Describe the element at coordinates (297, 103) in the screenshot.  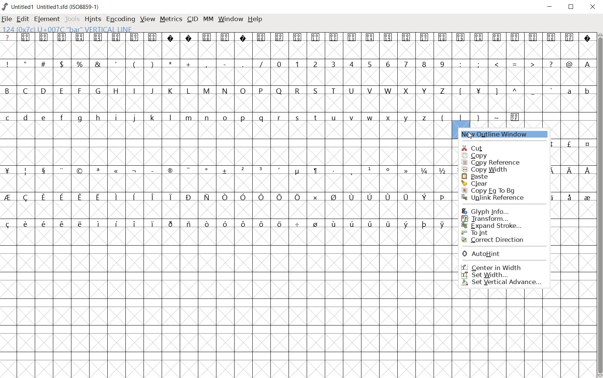
I see `empty cells` at that location.